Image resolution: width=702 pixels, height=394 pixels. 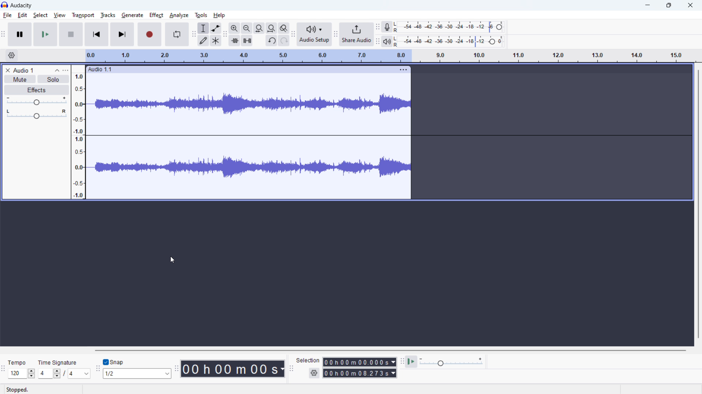 I want to click on stop, so click(x=71, y=34).